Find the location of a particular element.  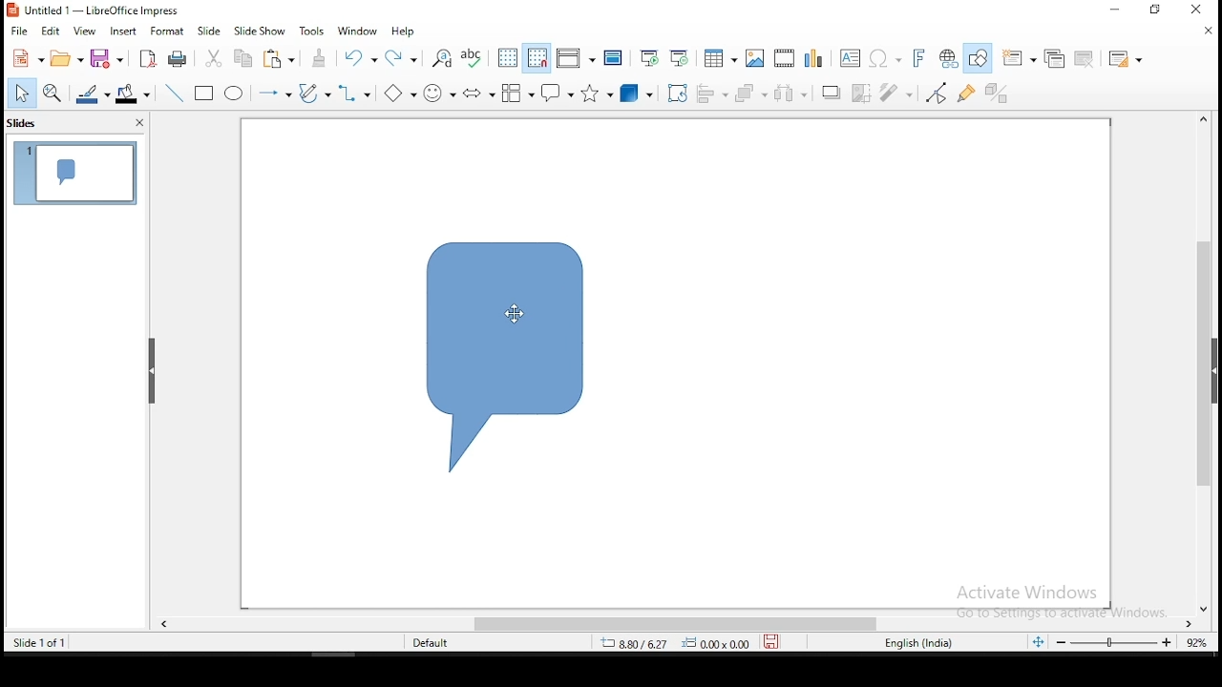

start from first slide is located at coordinates (648, 58).